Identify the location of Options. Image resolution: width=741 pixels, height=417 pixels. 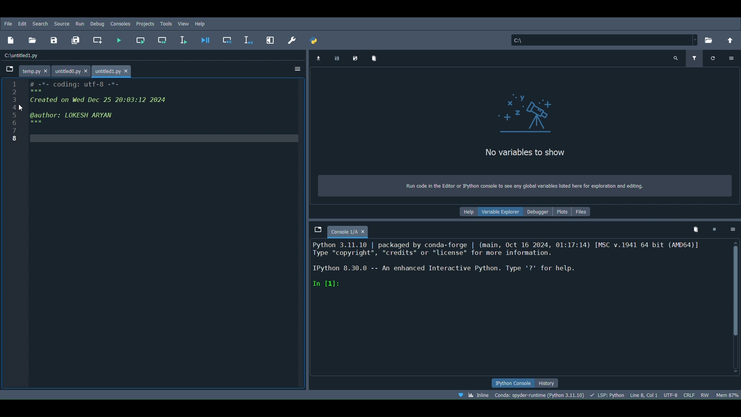
(298, 70).